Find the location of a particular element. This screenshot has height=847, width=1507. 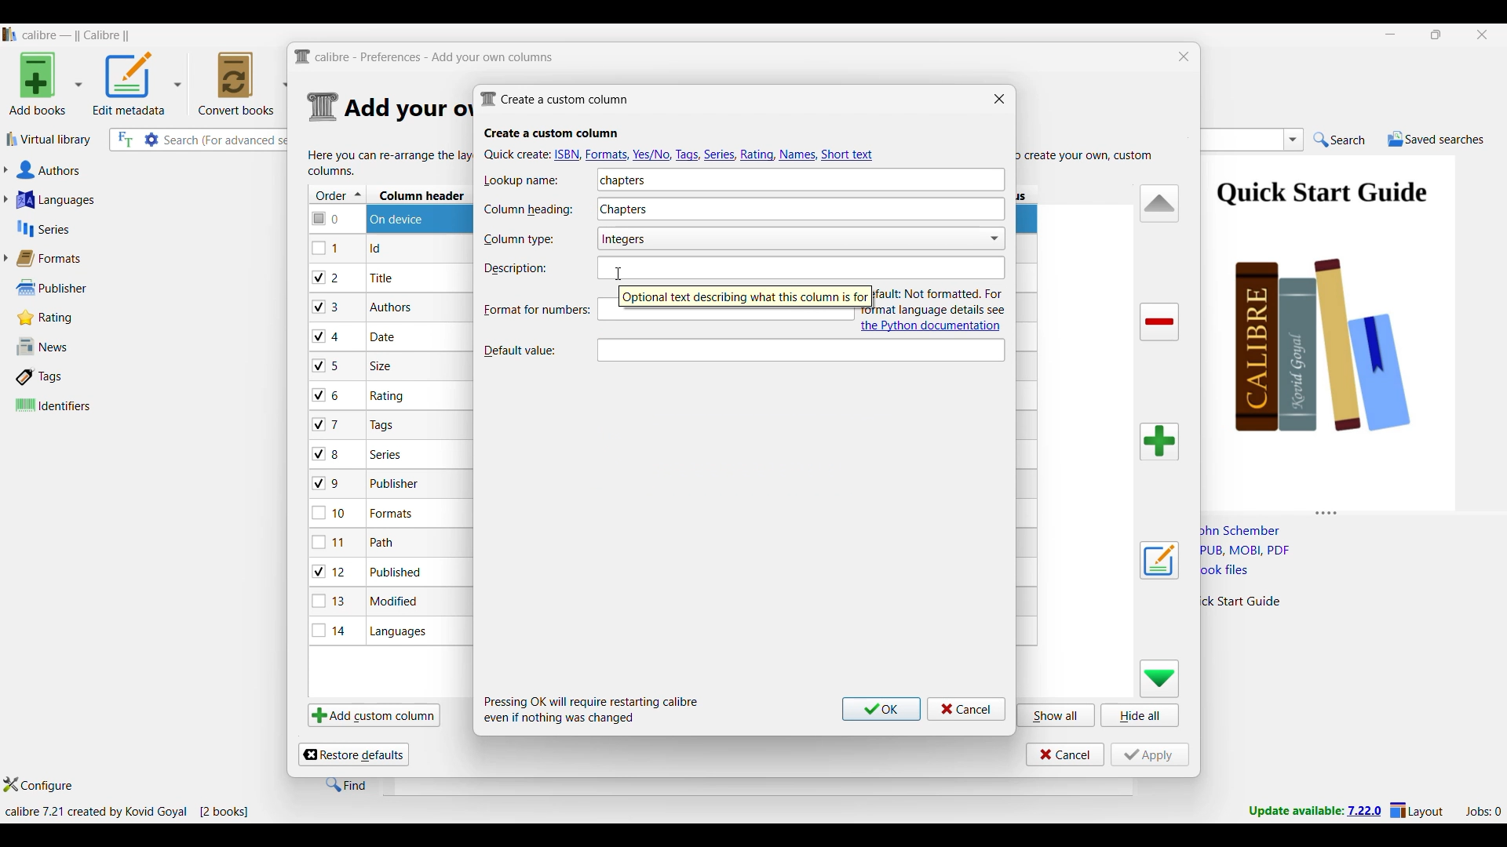

Publisher is located at coordinates (70, 288).